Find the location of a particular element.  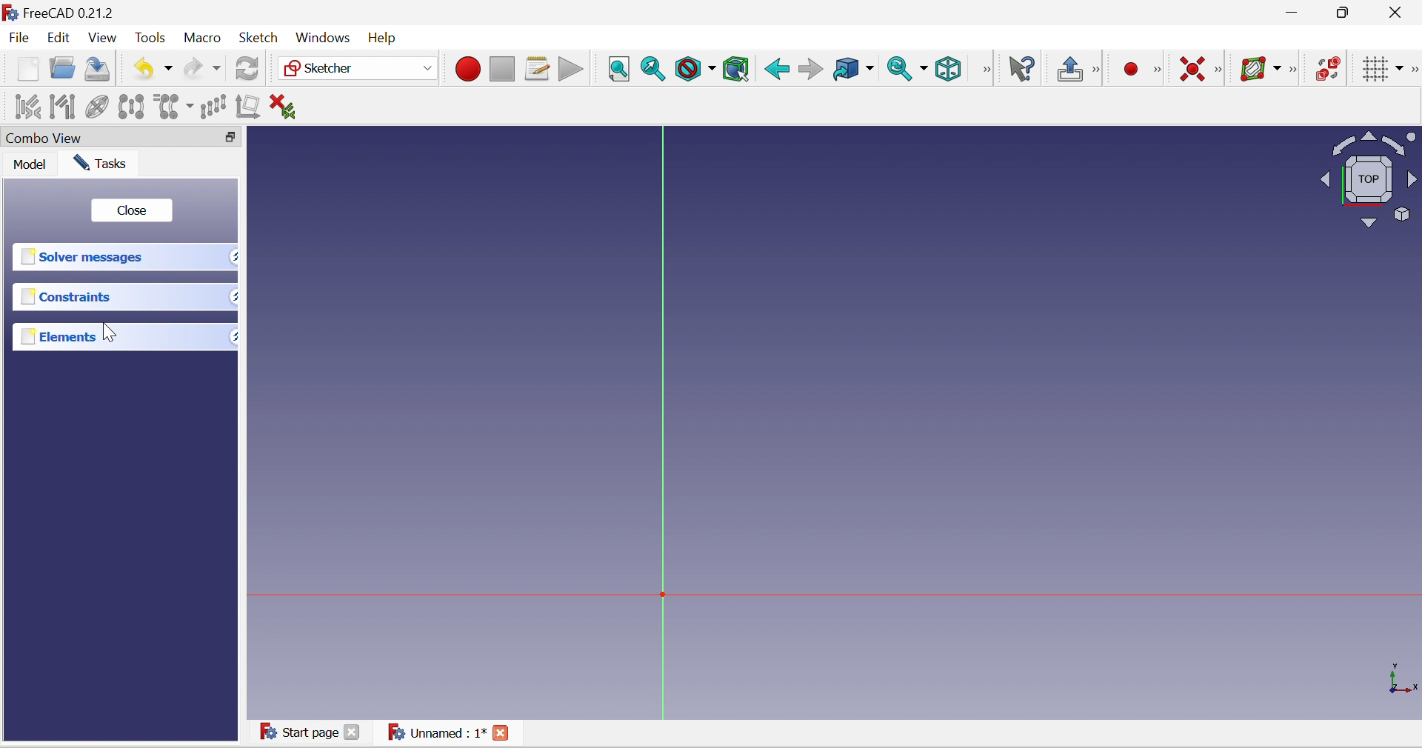

Undo is located at coordinates (150, 68).